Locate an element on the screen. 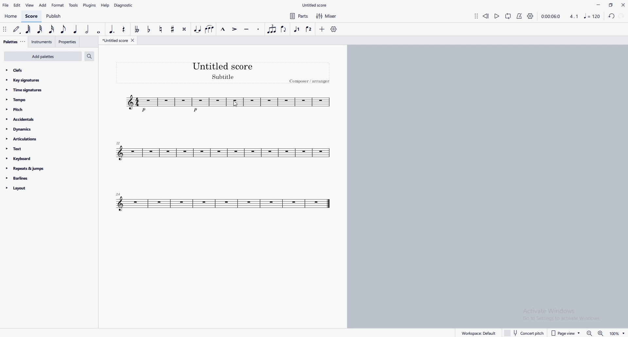 The image size is (628, 337). pitch is located at coordinates (42, 110).